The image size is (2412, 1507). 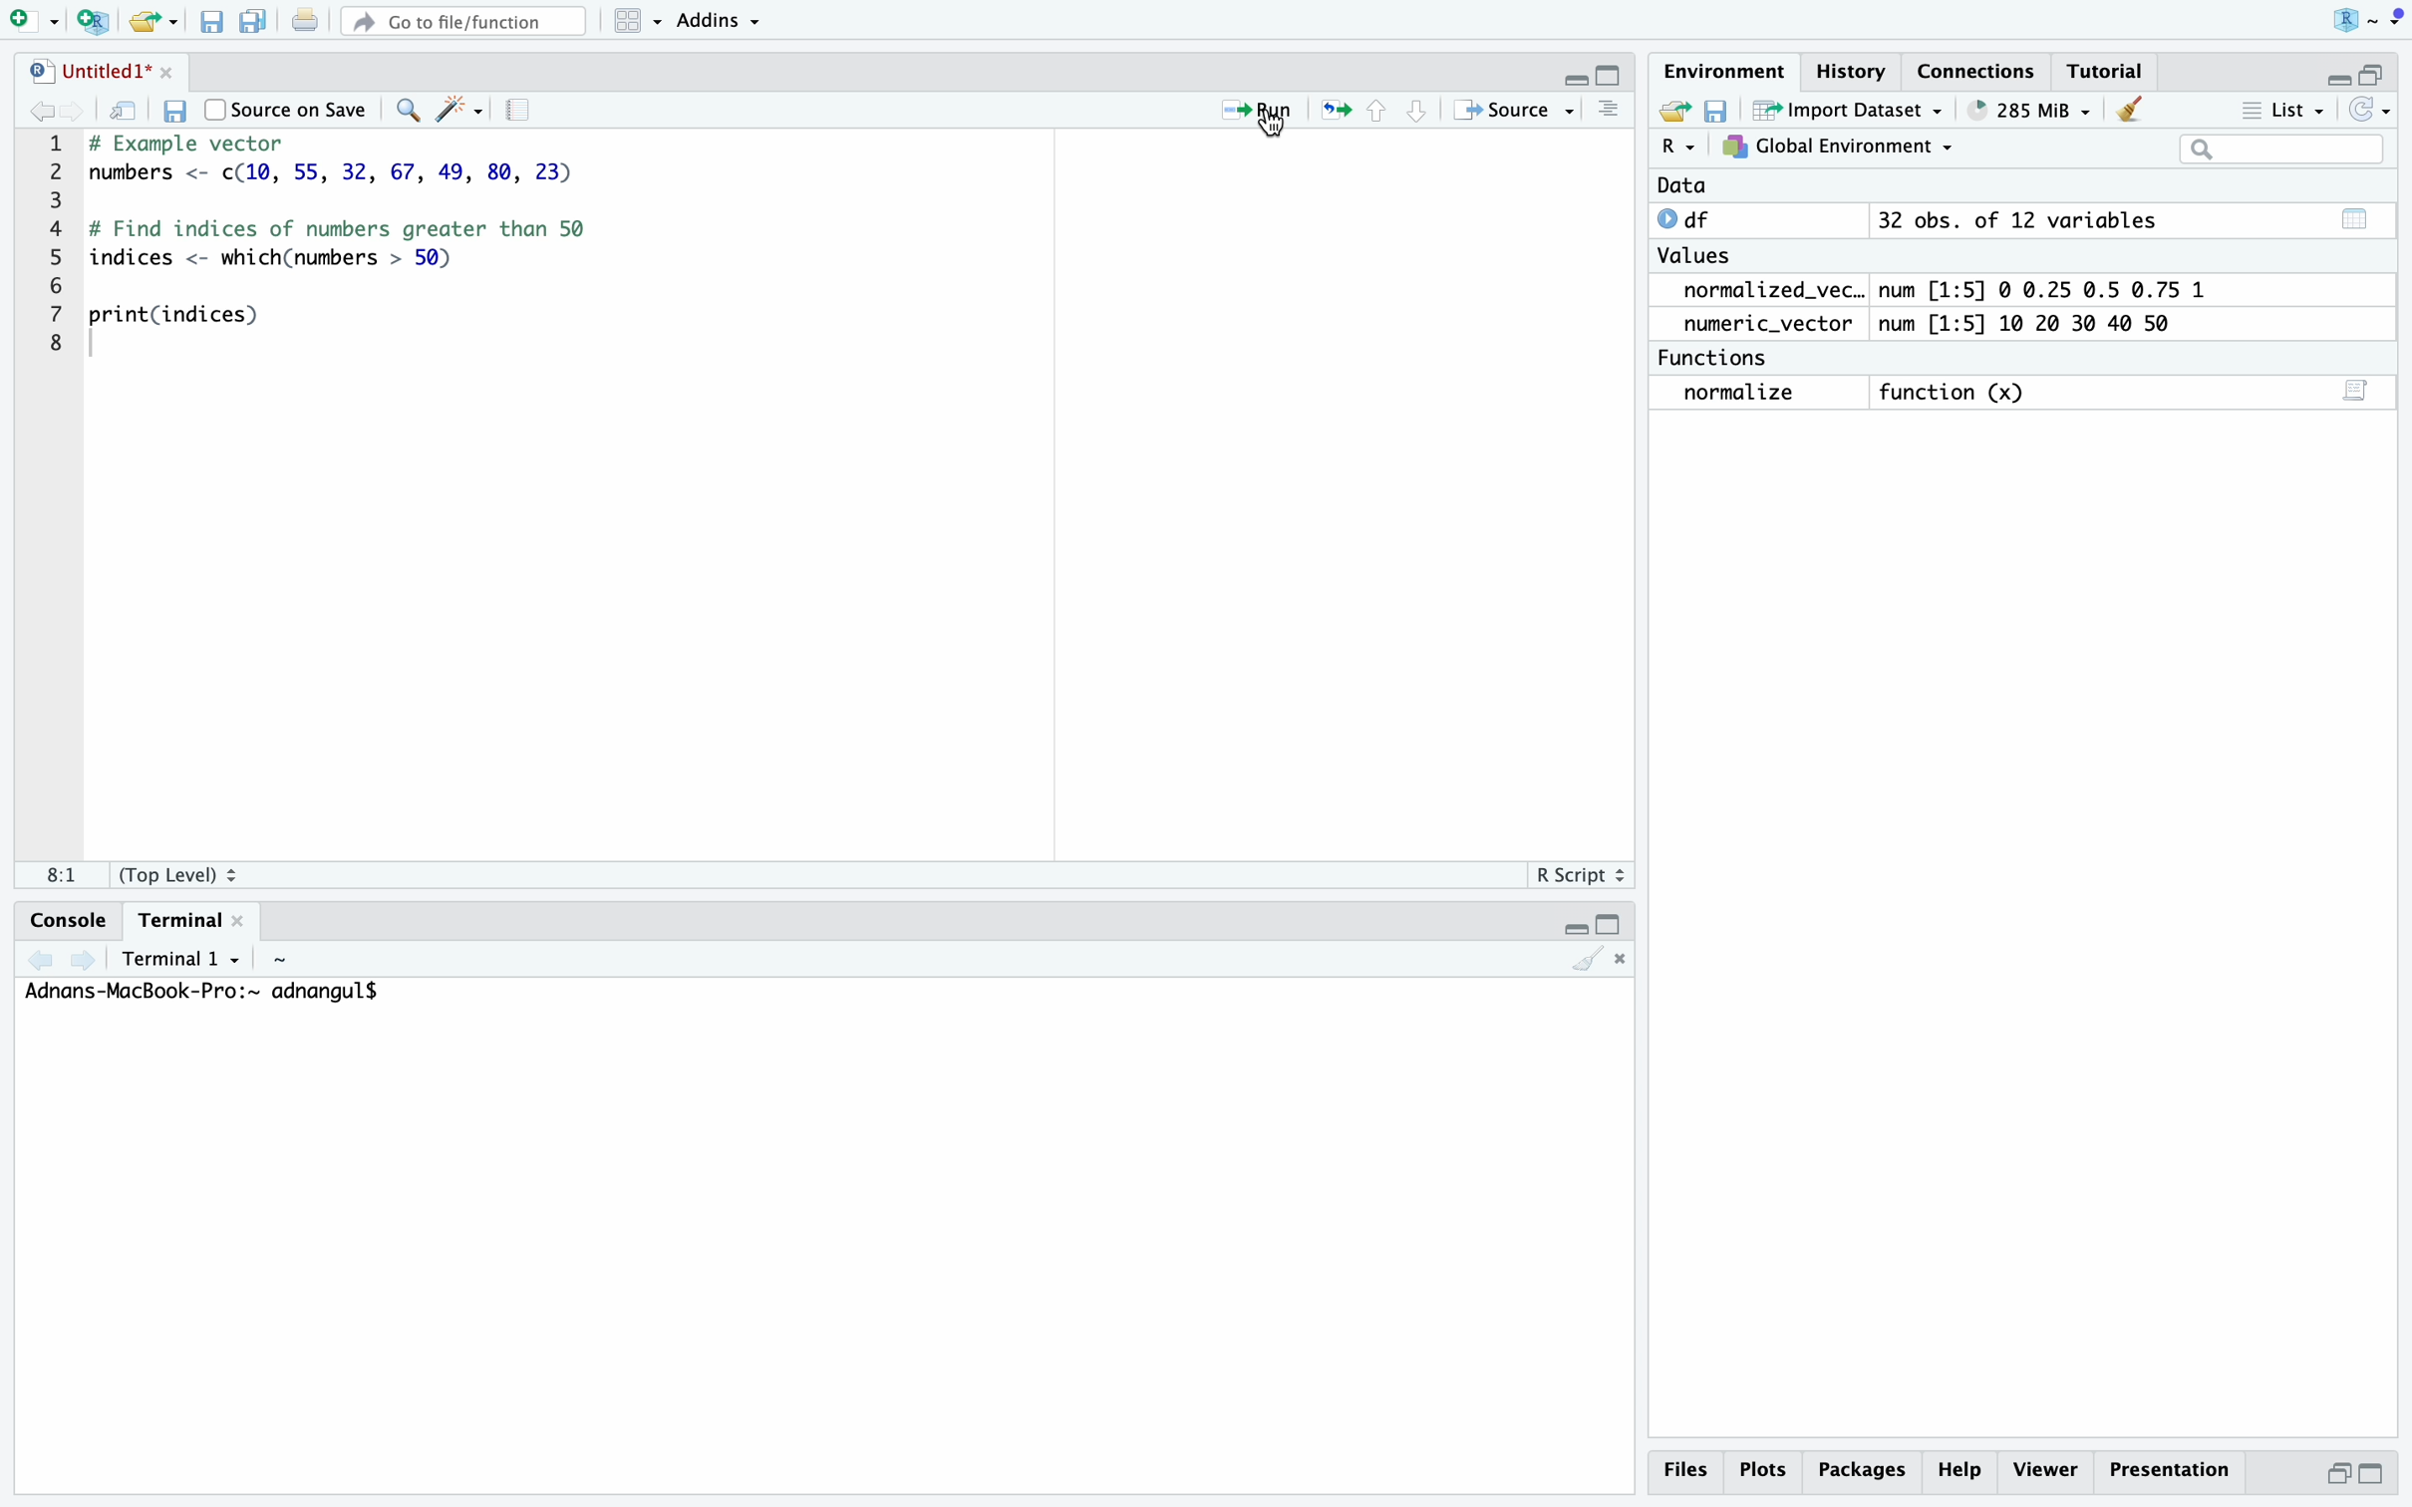 What do you see at coordinates (100, 70) in the screenshot?
I see ` Untitled1` at bounding box center [100, 70].